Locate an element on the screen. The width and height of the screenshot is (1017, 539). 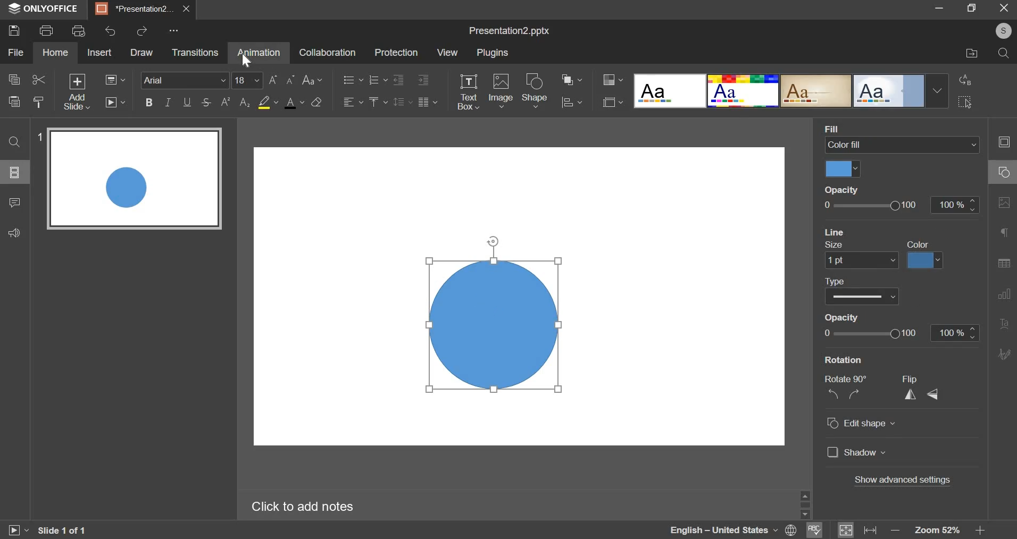
line spacing is located at coordinates (404, 103).